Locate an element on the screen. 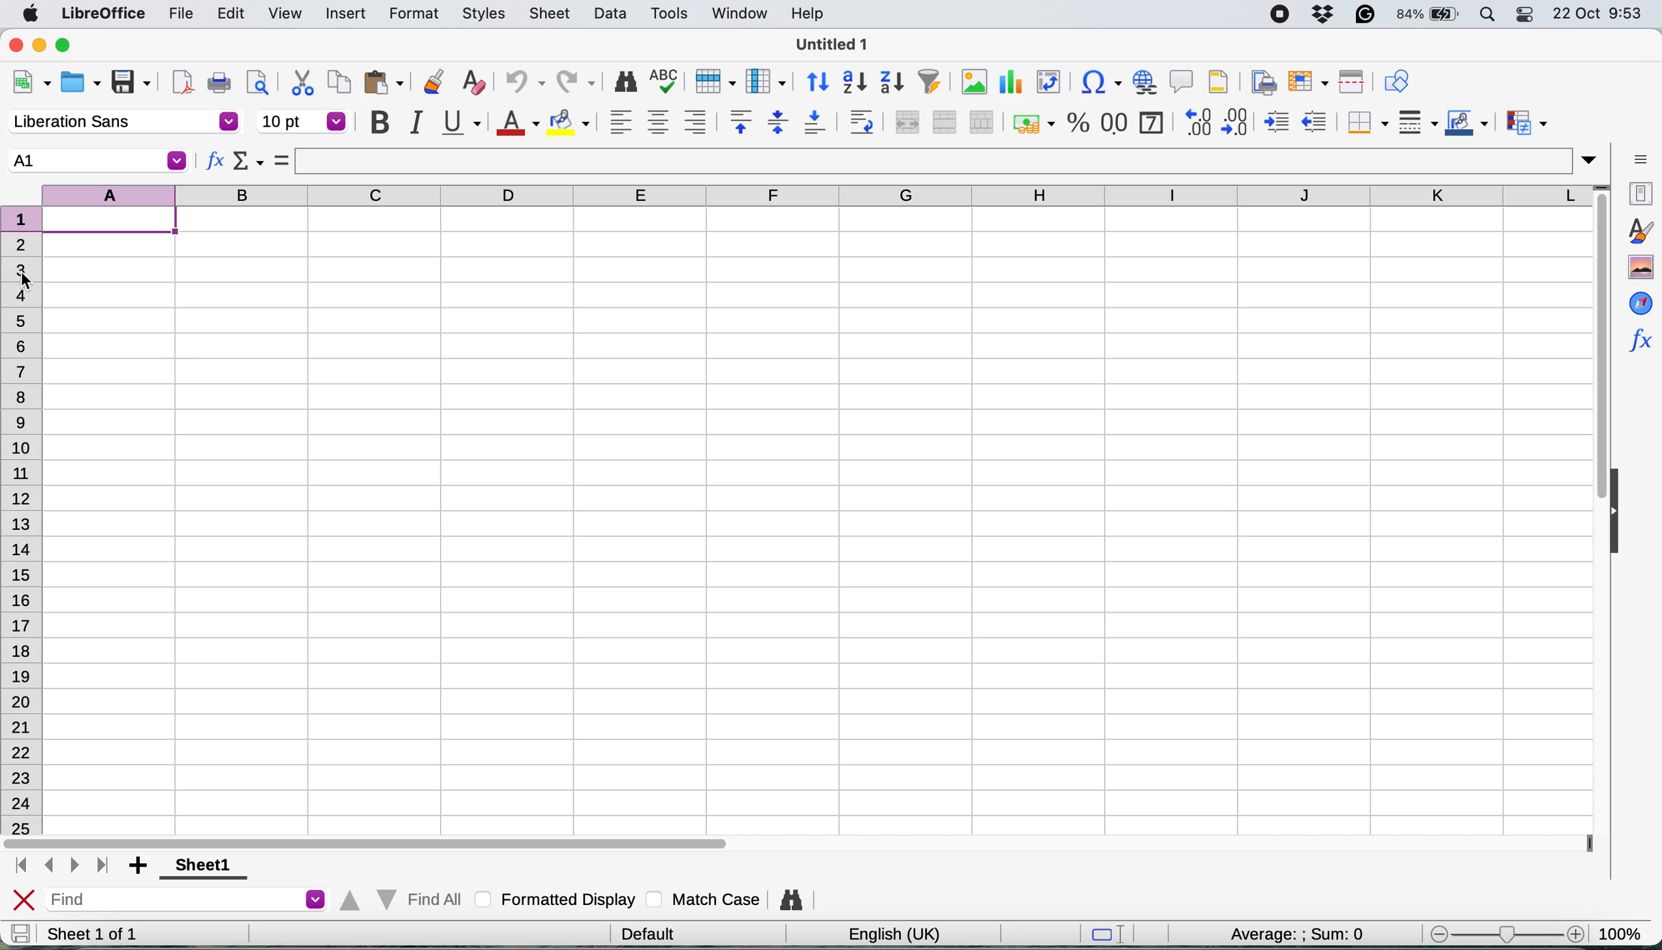 This screenshot has width=1662, height=950. spelling is located at coordinates (665, 83).